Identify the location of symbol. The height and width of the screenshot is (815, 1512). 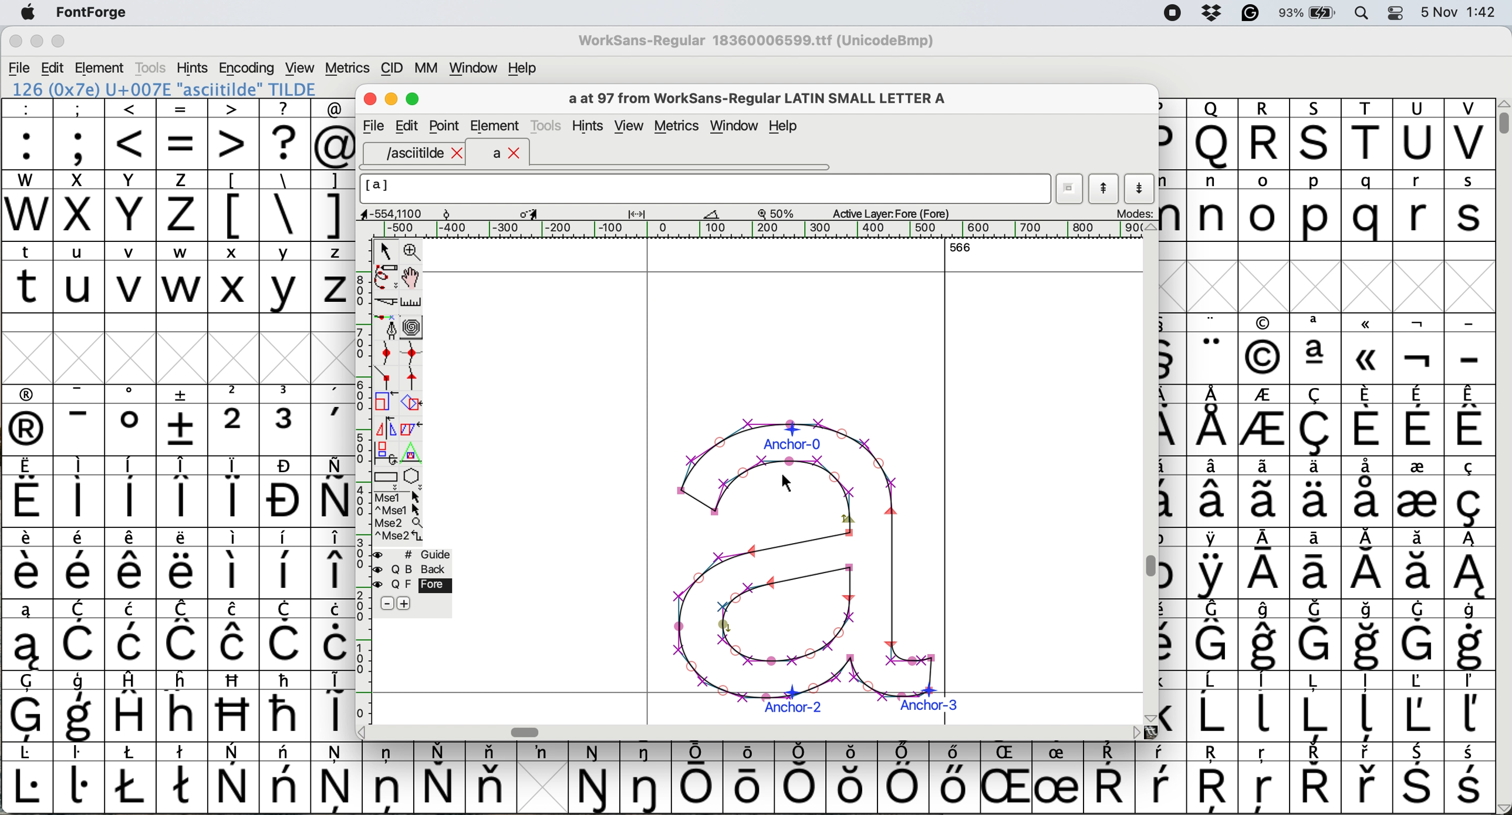
(1370, 708).